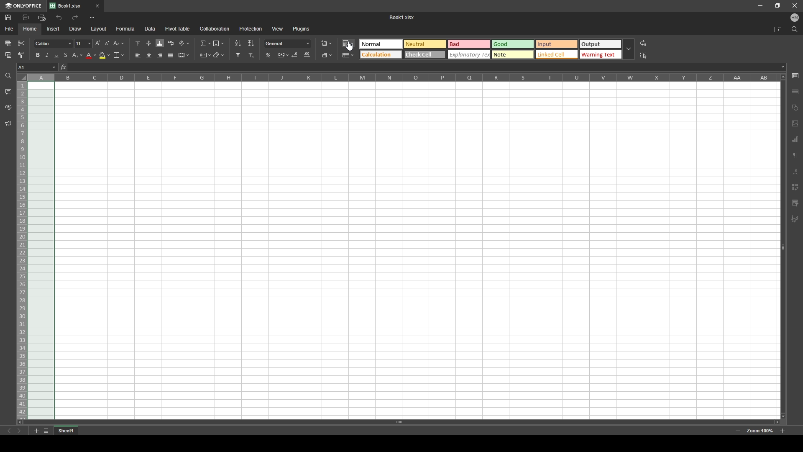 This screenshot has width=803, height=452. I want to click on align left, so click(138, 55).